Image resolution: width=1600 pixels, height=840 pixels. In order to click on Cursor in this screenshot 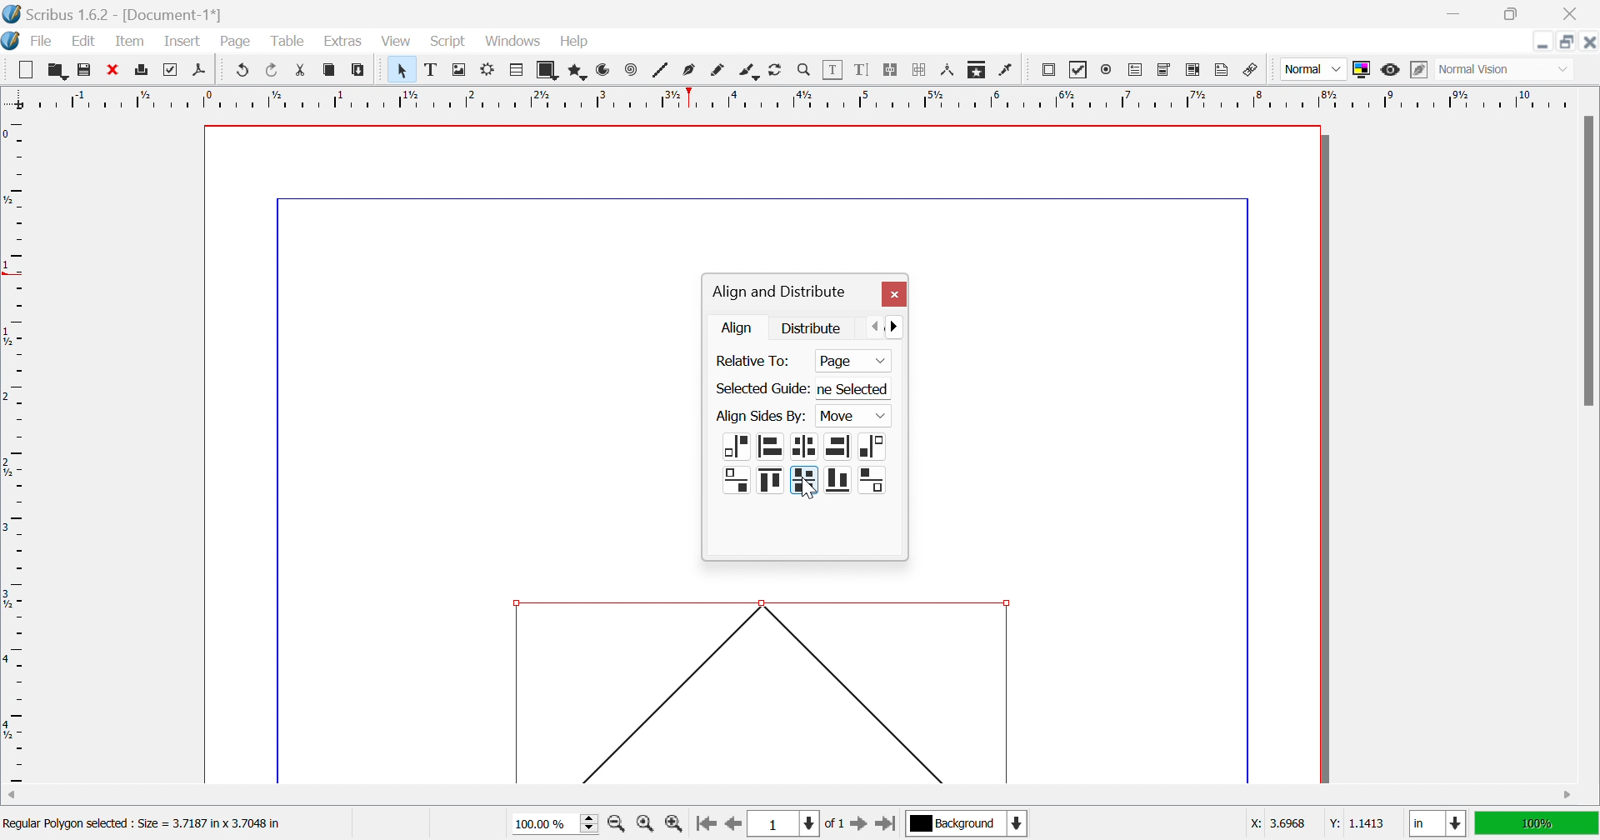, I will do `click(807, 488)`.